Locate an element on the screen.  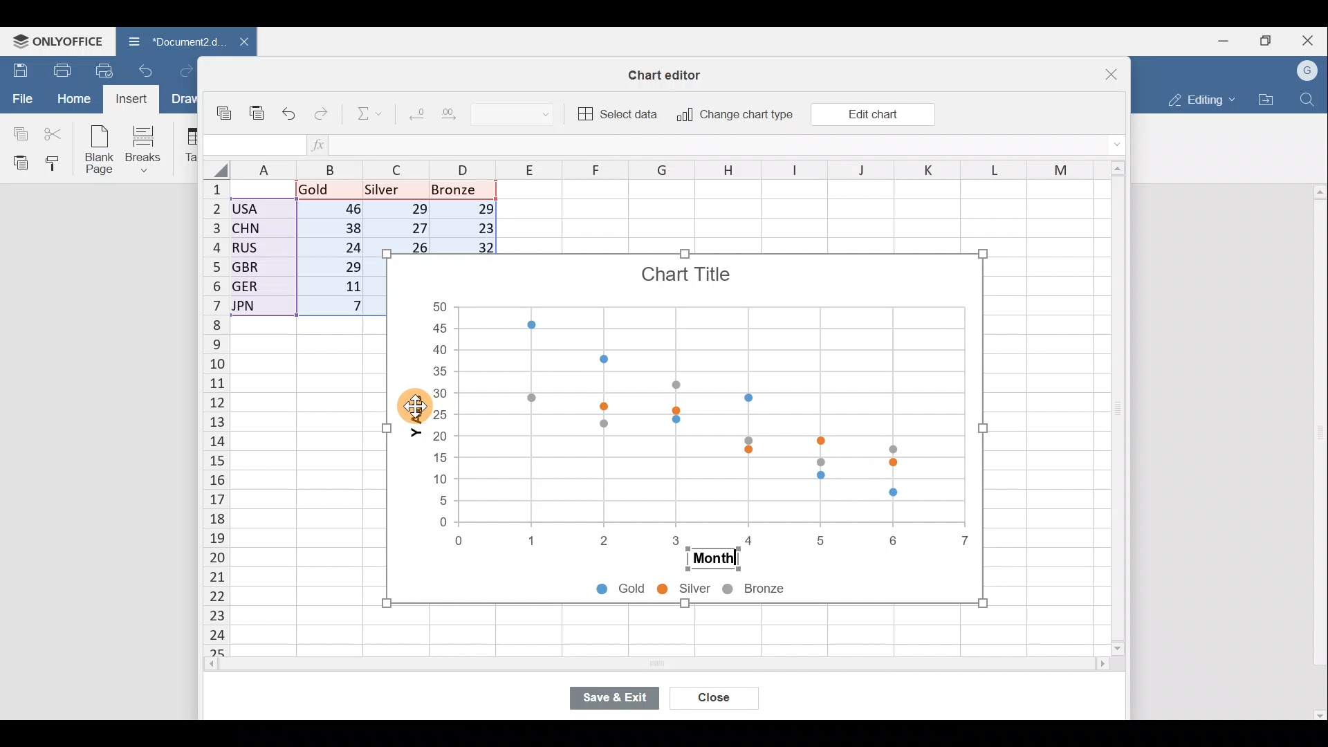
Copy style is located at coordinates (57, 165).